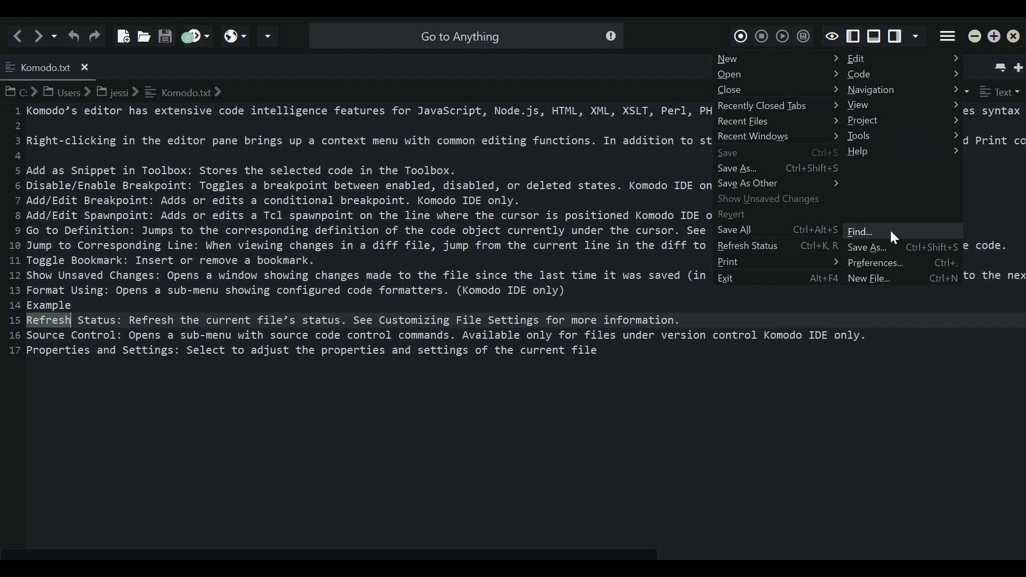 This screenshot has height=577, width=1026. I want to click on Exit, so click(778, 278).